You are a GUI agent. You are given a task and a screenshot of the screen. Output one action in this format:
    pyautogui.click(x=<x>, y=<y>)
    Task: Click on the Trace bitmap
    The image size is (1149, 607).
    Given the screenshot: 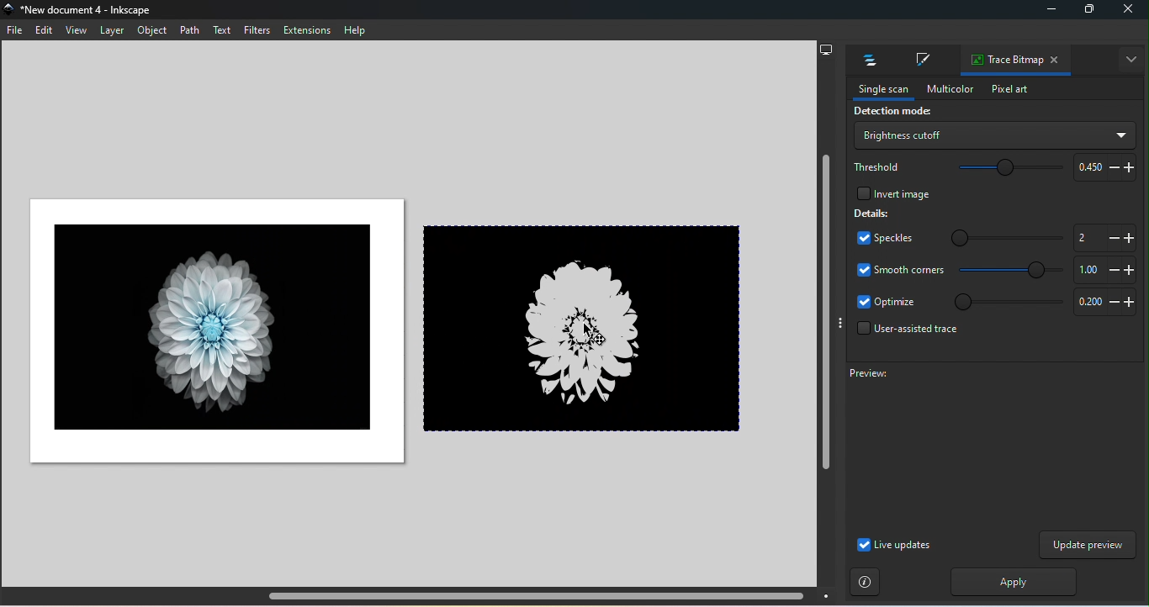 What is the action you would take?
    pyautogui.click(x=1002, y=61)
    